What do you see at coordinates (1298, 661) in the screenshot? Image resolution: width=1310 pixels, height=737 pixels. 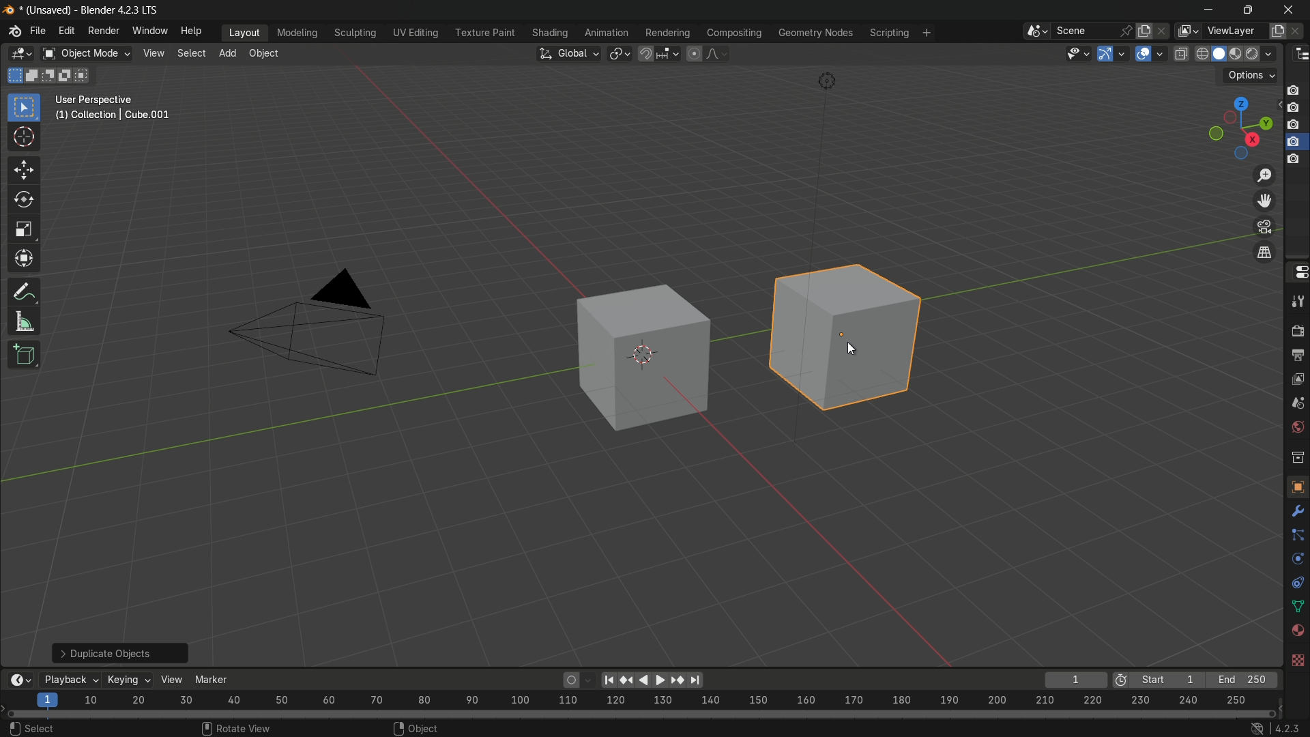 I see `texture` at bounding box center [1298, 661].